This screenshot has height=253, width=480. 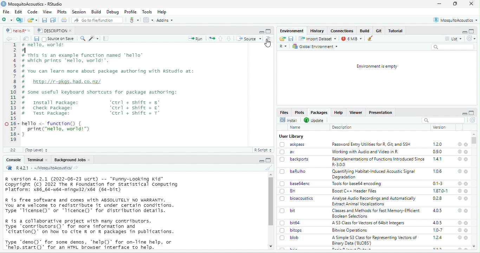 I want to click on help, so click(x=459, y=171).